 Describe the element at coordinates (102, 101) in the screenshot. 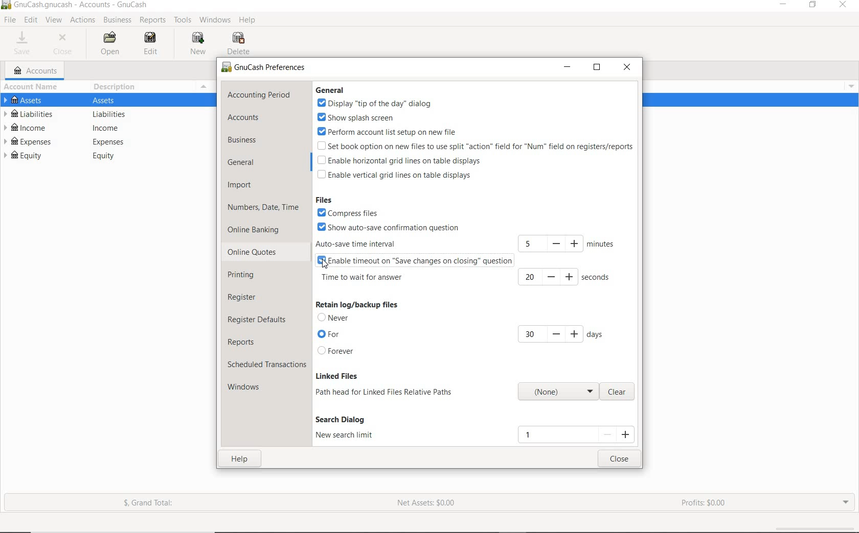

I see `ASSETS` at that location.